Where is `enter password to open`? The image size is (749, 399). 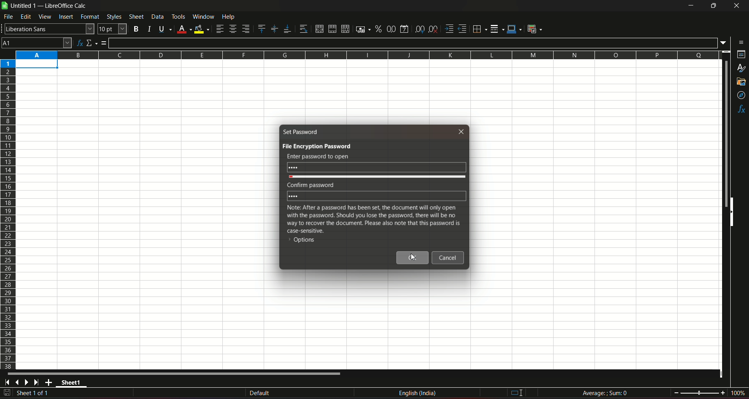 enter password to open is located at coordinates (318, 156).